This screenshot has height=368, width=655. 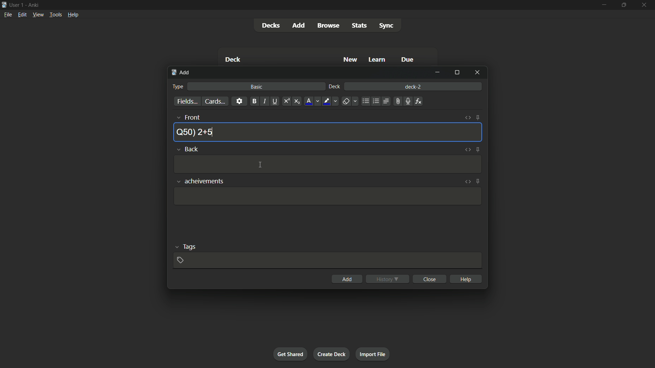 What do you see at coordinates (195, 132) in the screenshot?
I see `Q50) 2+5` at bounding box center [195, 132].